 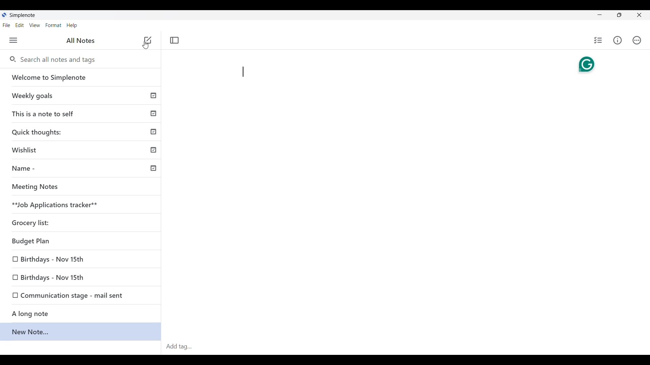 I want to click on This is a note to self, so click(x=82, y=112).